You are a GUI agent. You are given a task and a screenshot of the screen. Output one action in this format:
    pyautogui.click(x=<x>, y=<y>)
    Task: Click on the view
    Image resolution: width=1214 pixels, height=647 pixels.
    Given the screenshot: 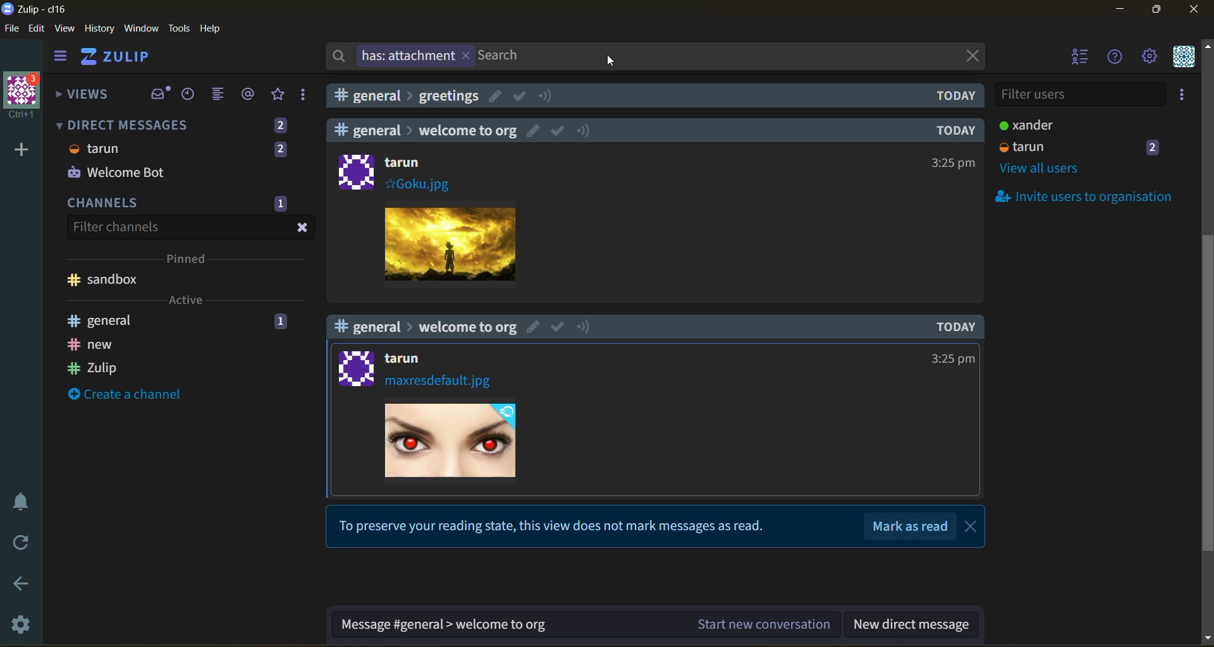 What is the action you would take?
    pyautogui.click(x=64, y=28)
    